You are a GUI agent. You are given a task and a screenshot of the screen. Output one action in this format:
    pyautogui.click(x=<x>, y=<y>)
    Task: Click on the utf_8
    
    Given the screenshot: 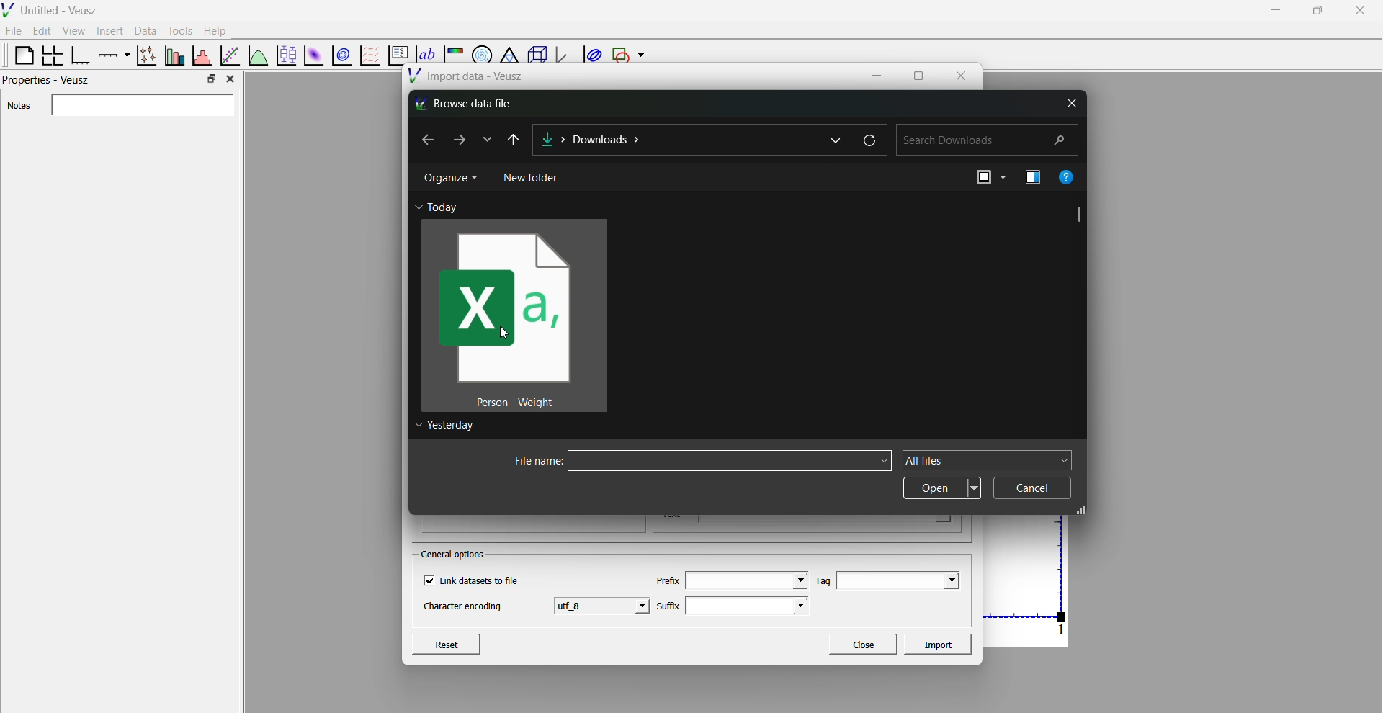 What is the action you would take?
    pyautogui.click(x=603, y=605)
    